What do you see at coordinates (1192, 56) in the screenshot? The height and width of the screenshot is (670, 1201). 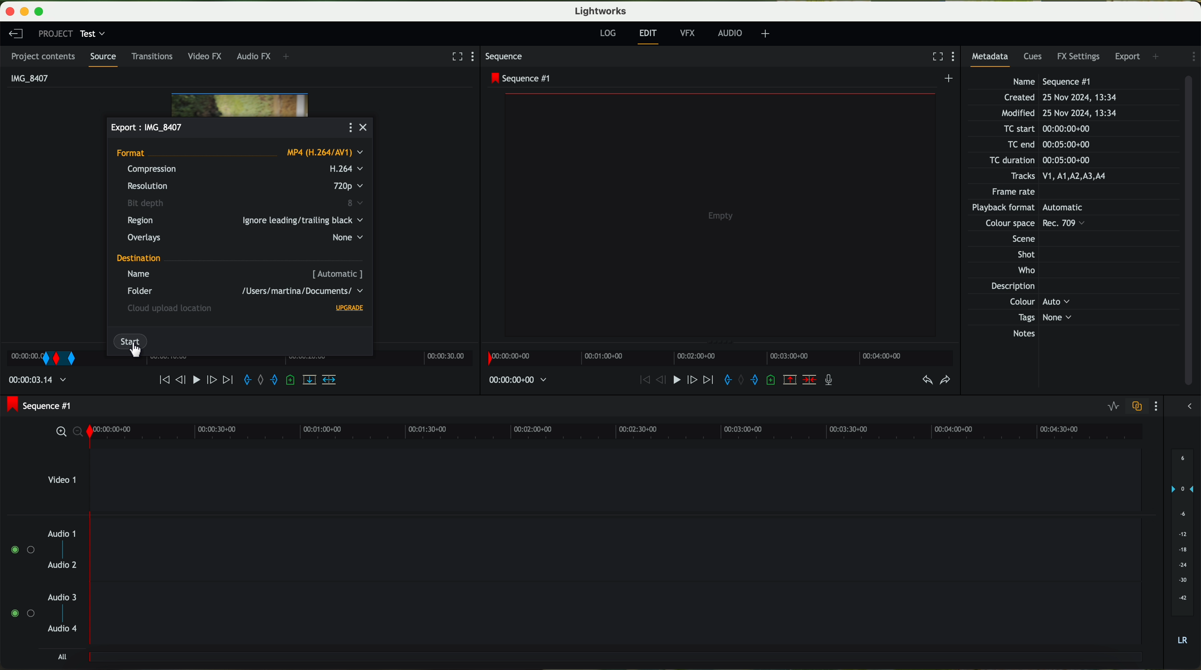 I see `show settings menu` at bounding box center [1192, 56].